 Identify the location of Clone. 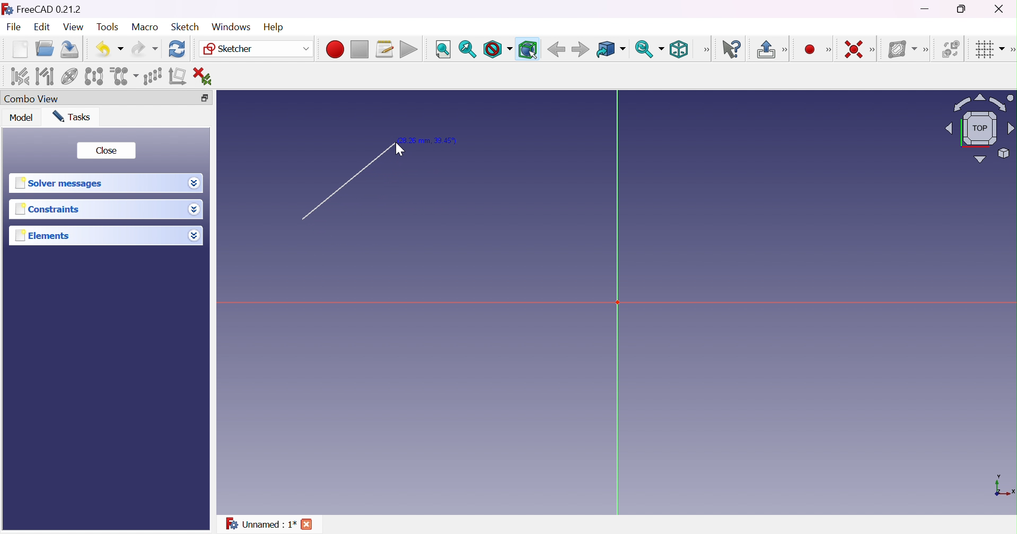
(124, 75).